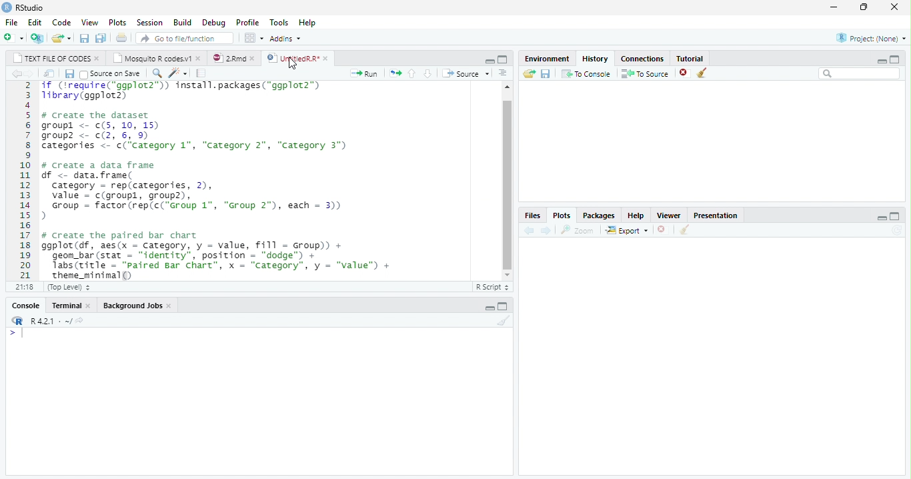  I want to click on build, so click(182, 21).